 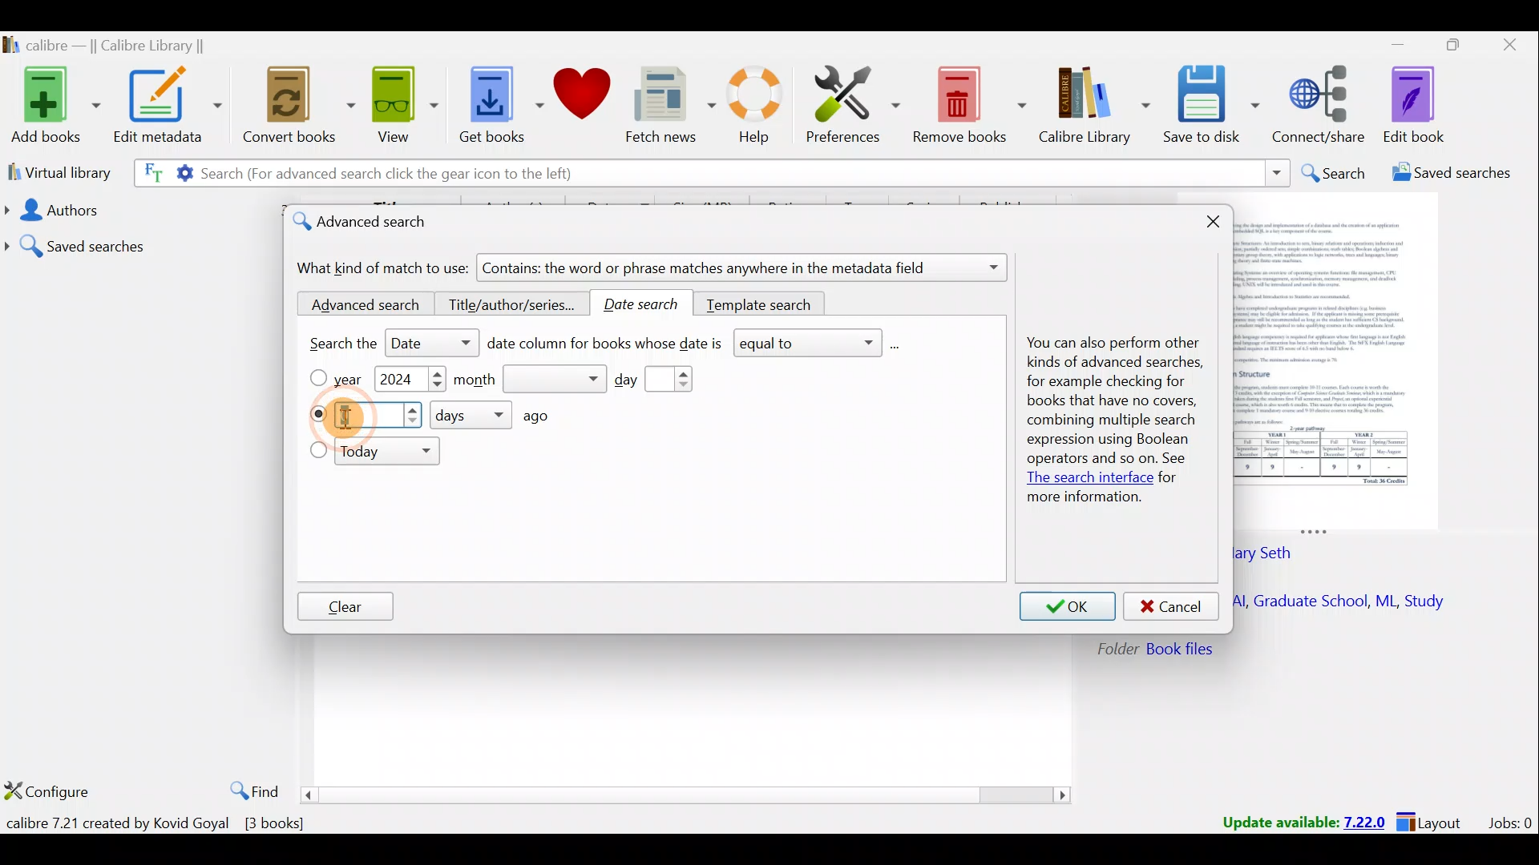 What do you see at coordinates (317, 414) in the screenshot?
I see `What day?` at bounding box center [317, 414].